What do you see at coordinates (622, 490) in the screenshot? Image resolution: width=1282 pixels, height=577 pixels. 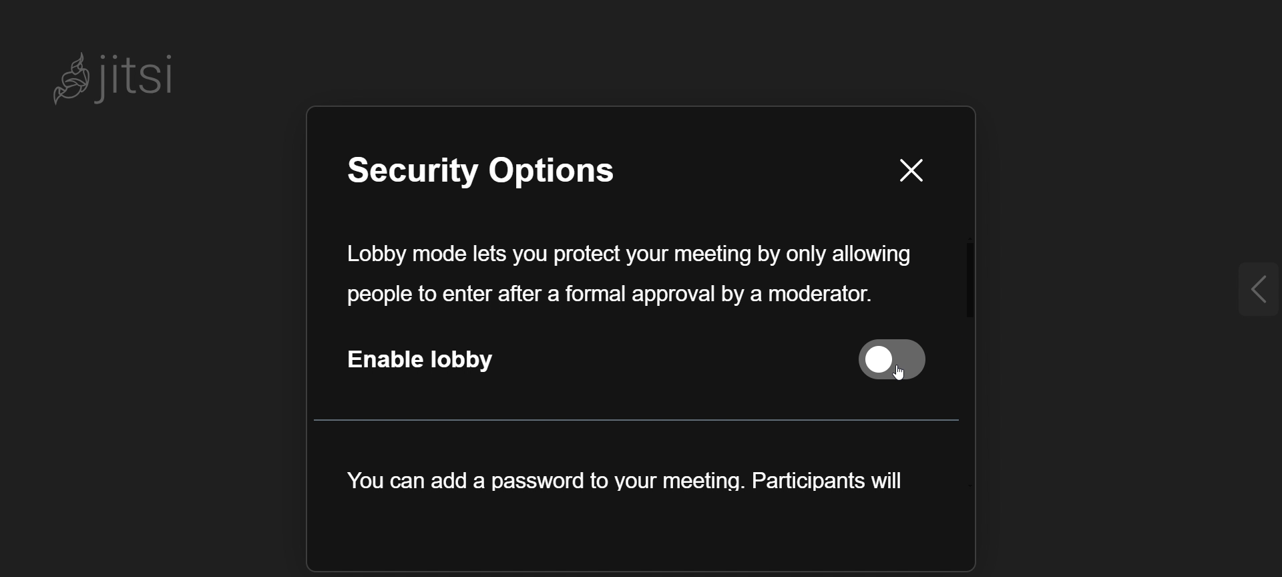 I see `You can add a password to your meeting. Participants will` at bounding box center [622, 490].